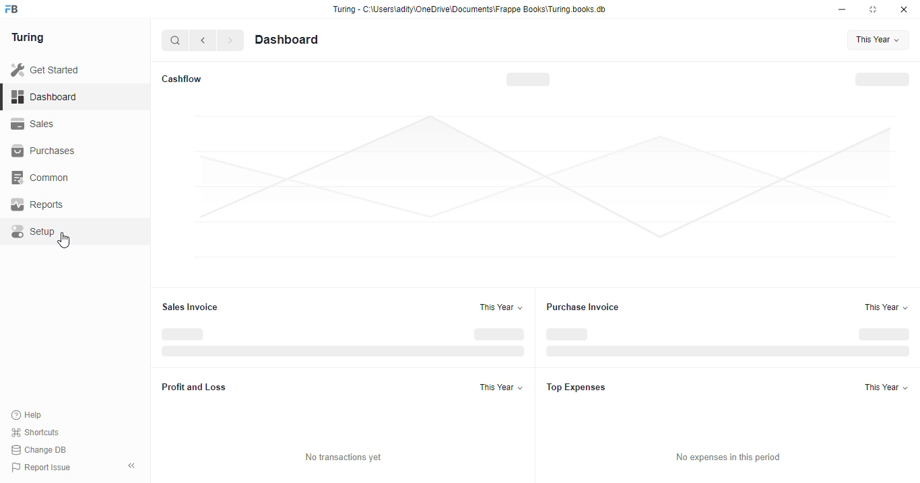 This screenshot has height=483, width=920. I want to click on go back, so click(203, 39).